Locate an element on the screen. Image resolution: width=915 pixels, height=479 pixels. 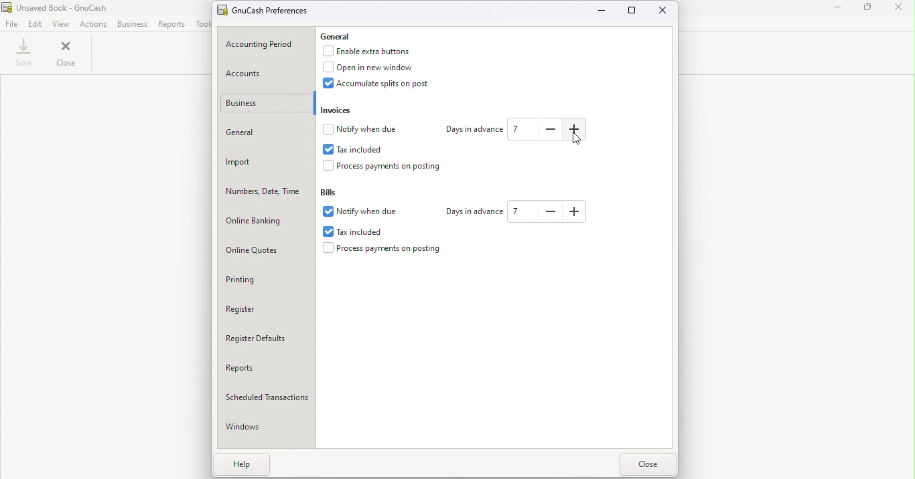
Close is located at coordinates (66, 56).